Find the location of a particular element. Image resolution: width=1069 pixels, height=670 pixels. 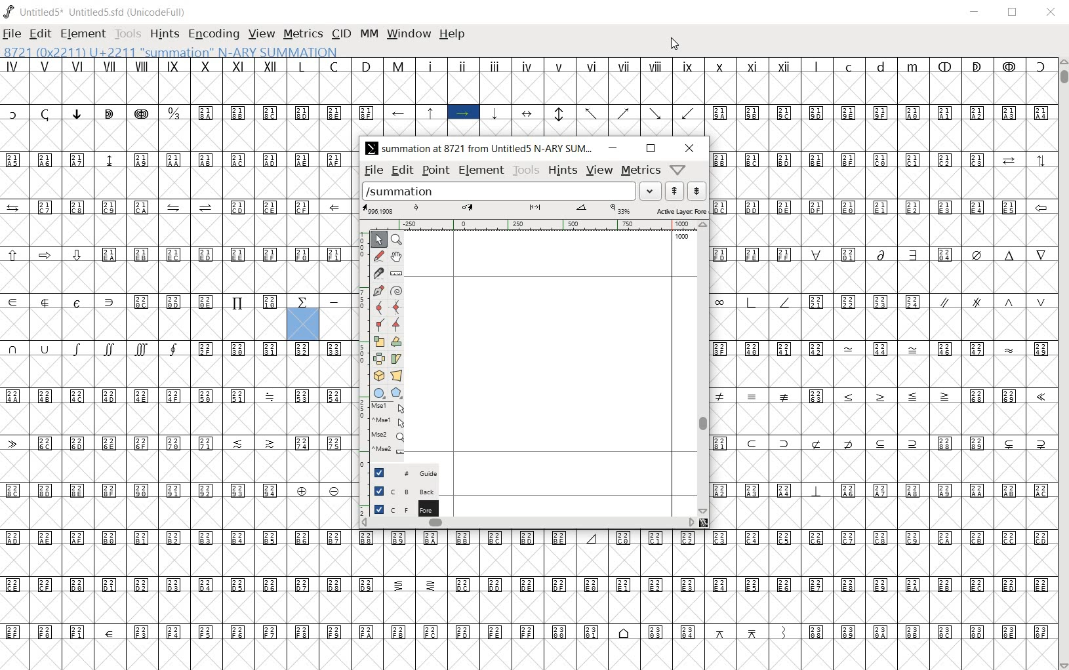

Help/Window is located at coordinates (680, 169).